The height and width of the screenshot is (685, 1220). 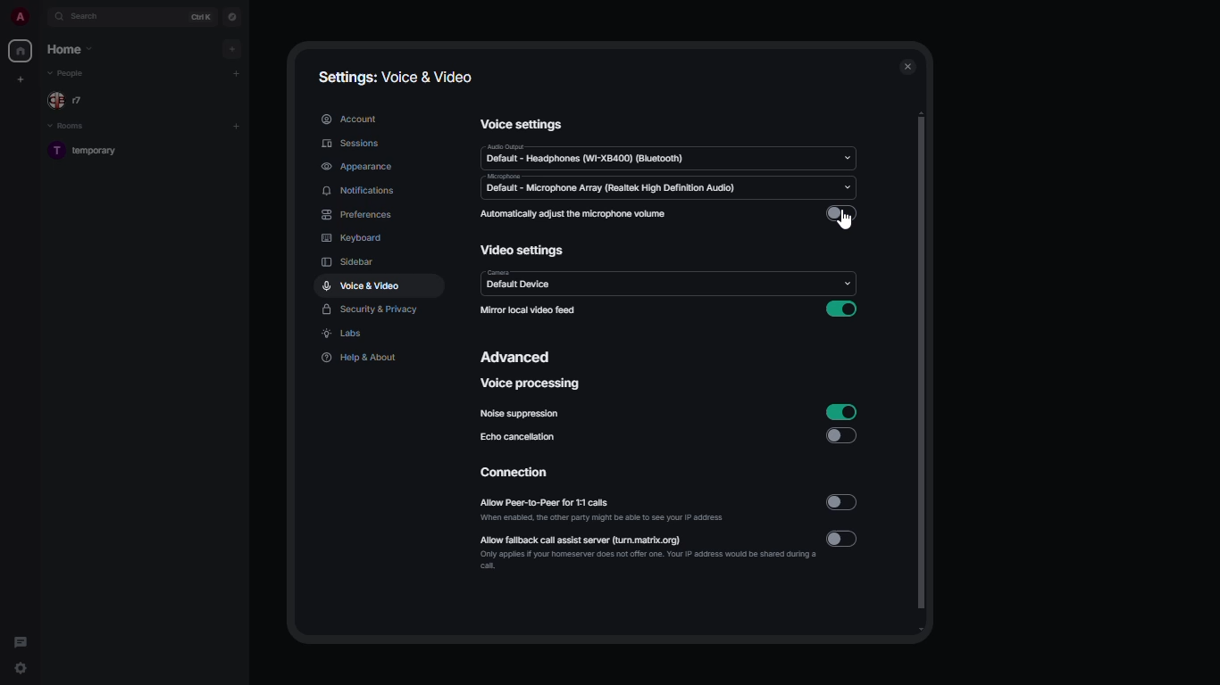 What do you see at coordinates (845, 539) in the screenshot?
I see `disabled` at bounding box center [845, 539].